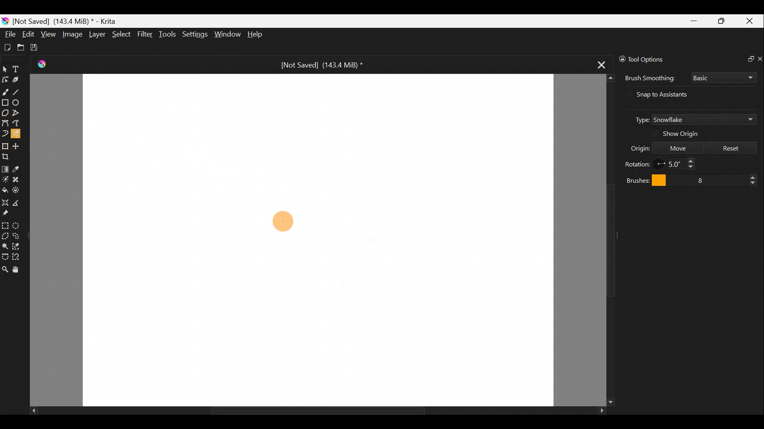  Describe the element at coordinates (318, 239) in the screenshot. I see `Canvas` at that location.